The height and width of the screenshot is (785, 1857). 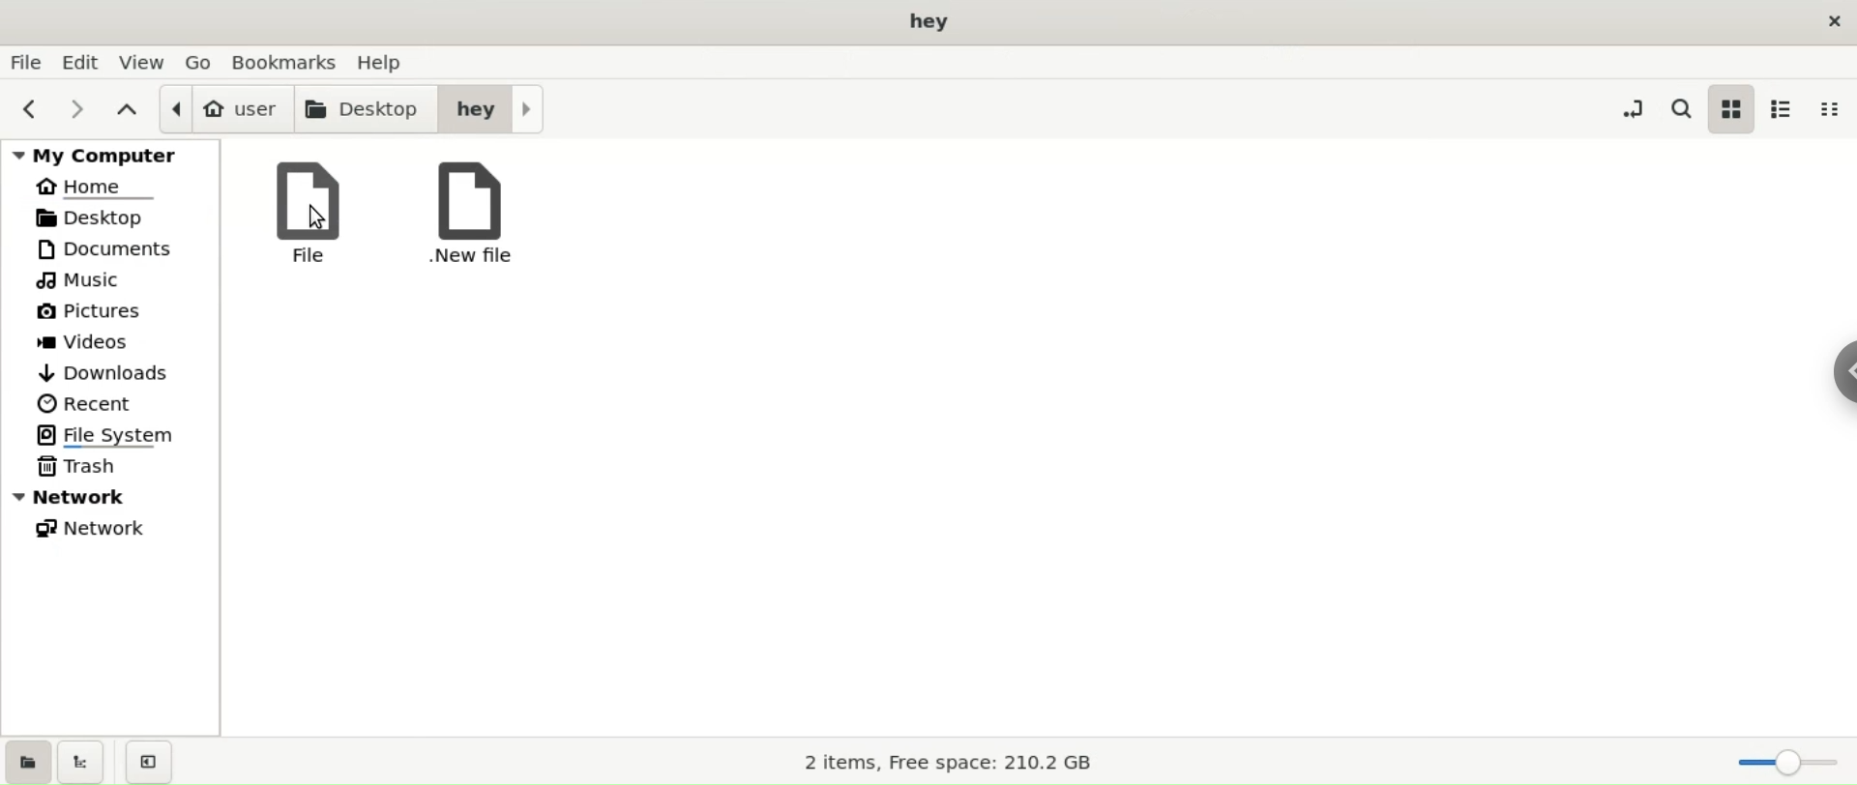 What do you see at coordinates (125, 107) in the screenshot?
I see `parent folders` at bounding box center [125, 107].